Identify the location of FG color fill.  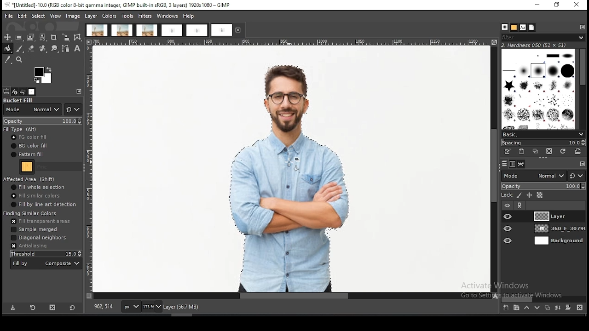
(28, 137).